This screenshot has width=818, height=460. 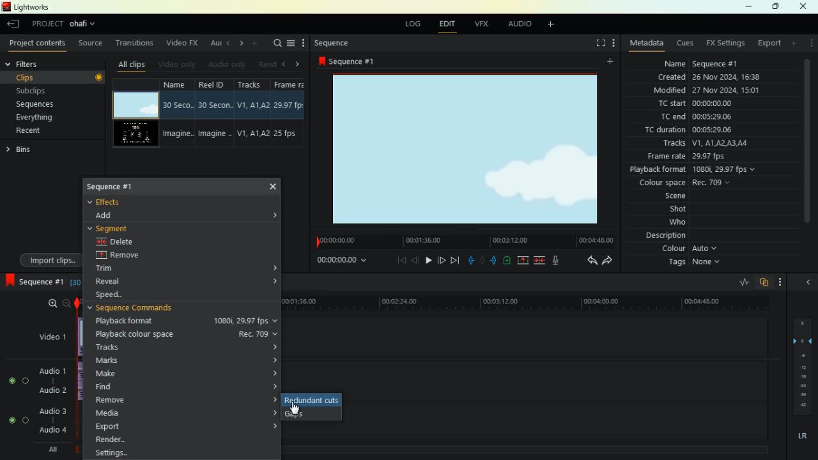 I want to click on sequence, so click(x=350, y=62).